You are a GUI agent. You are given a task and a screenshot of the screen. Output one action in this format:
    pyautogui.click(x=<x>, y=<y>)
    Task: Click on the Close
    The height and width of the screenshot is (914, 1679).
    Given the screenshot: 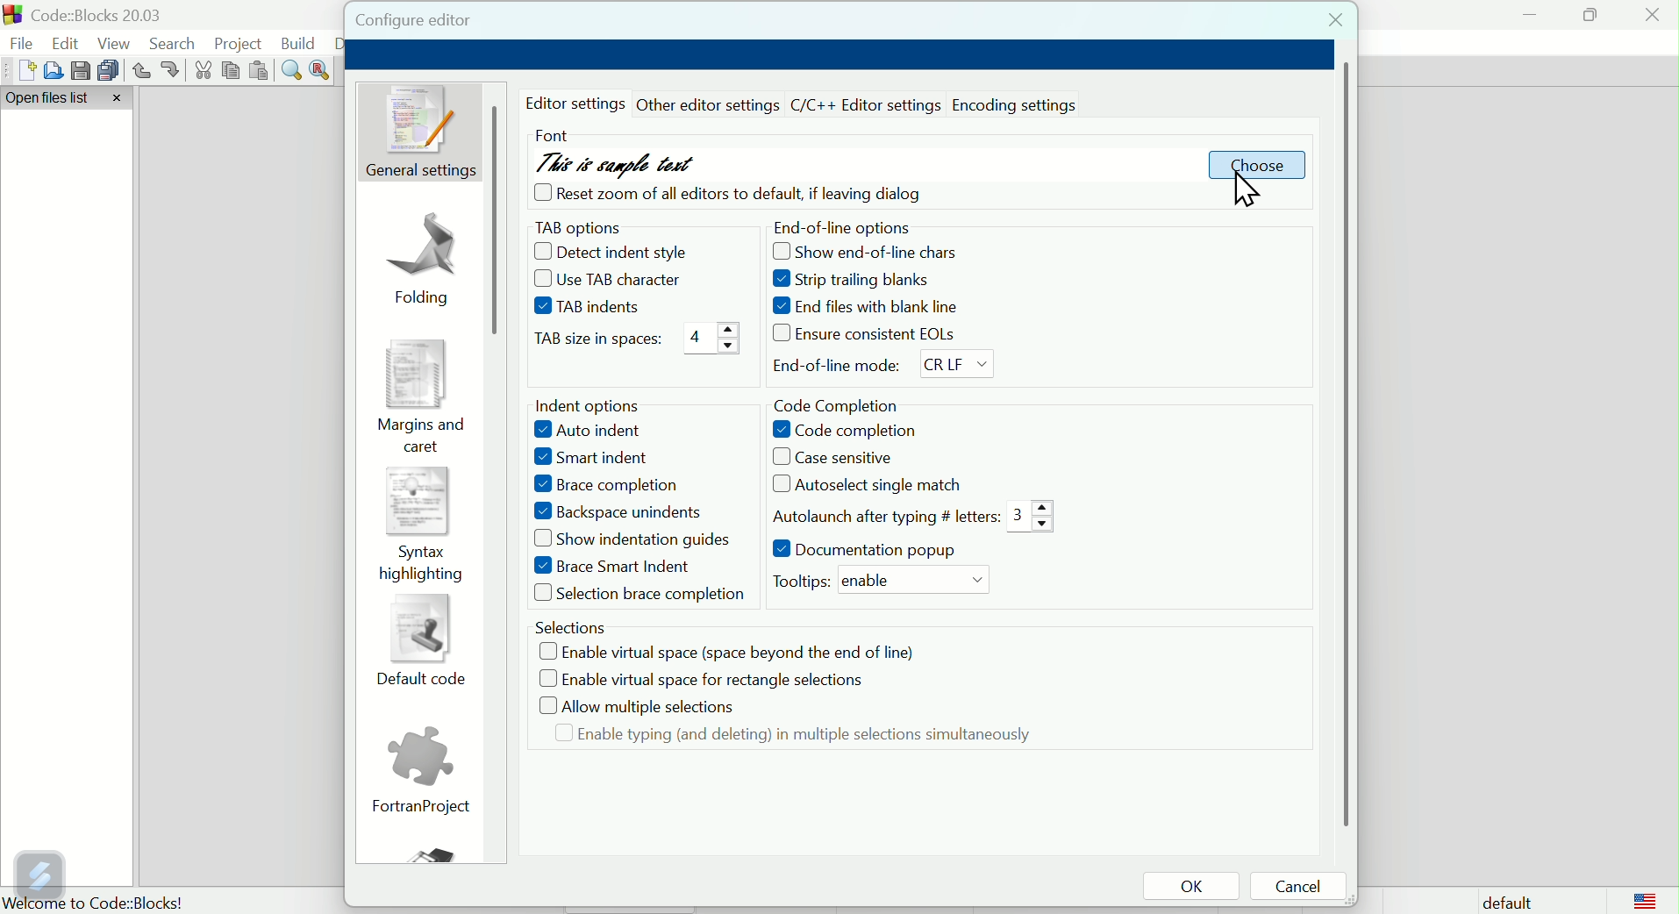 What is the action you would take?
    pyautogui.click(x=1654, y=19)
    